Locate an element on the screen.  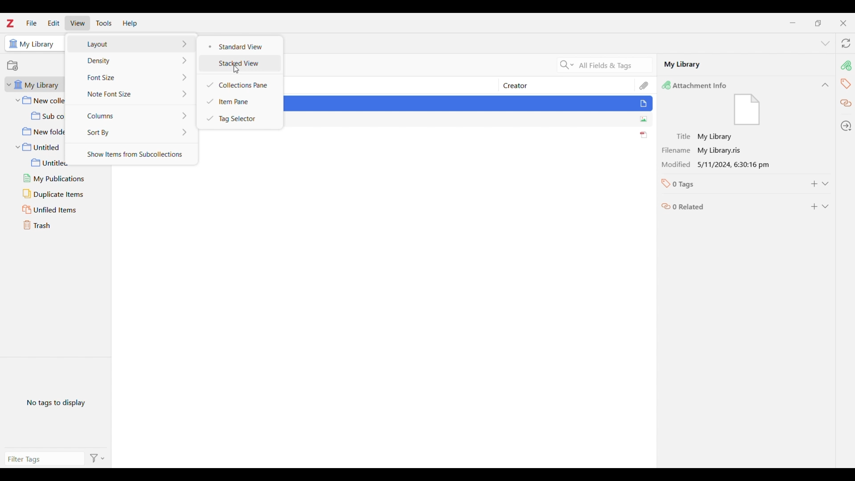
Filter options is located at coordinates (97, 458).